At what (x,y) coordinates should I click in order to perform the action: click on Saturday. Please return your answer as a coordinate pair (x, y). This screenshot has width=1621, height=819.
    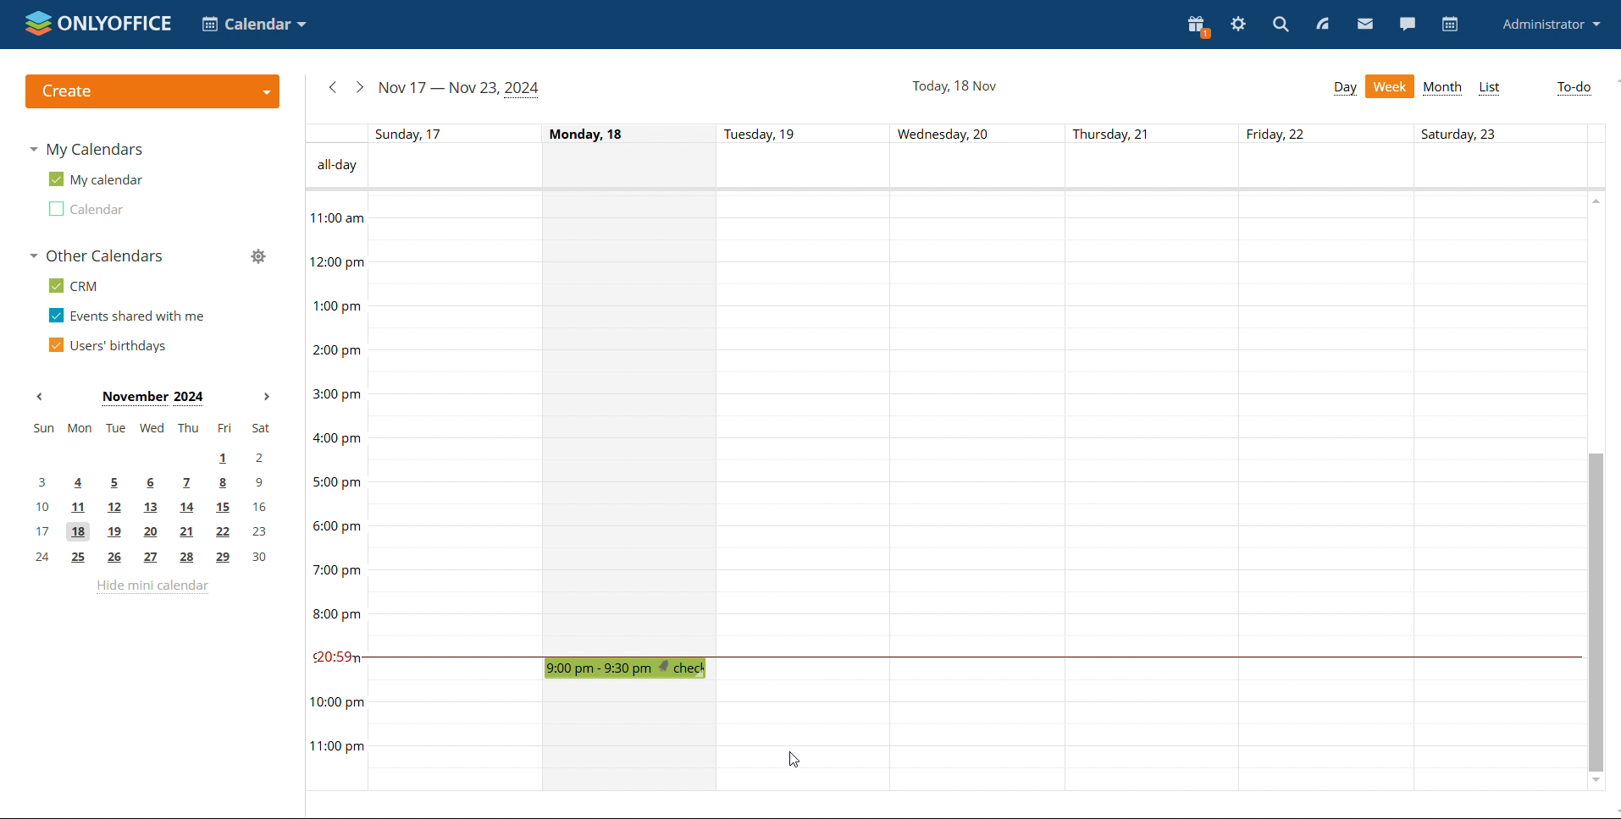
    Looking at the image, I should click on (1497, 492).